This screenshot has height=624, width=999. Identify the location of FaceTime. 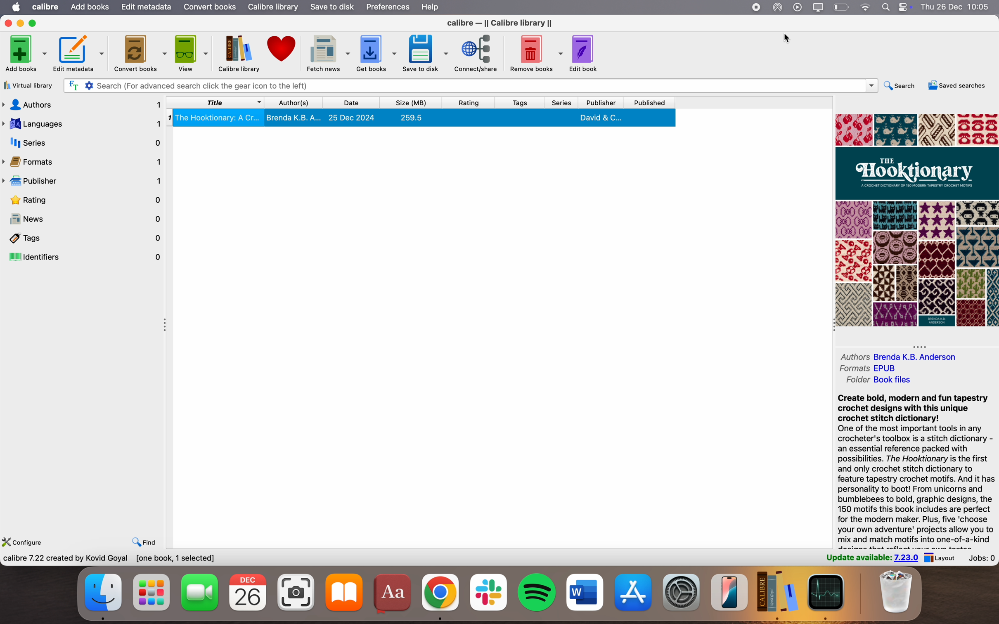
(198, 590).